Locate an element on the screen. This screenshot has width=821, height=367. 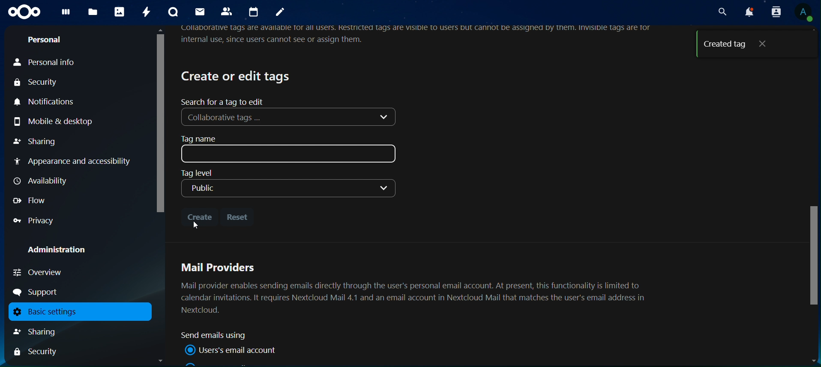
contacts is located at coordinates (228, 12).